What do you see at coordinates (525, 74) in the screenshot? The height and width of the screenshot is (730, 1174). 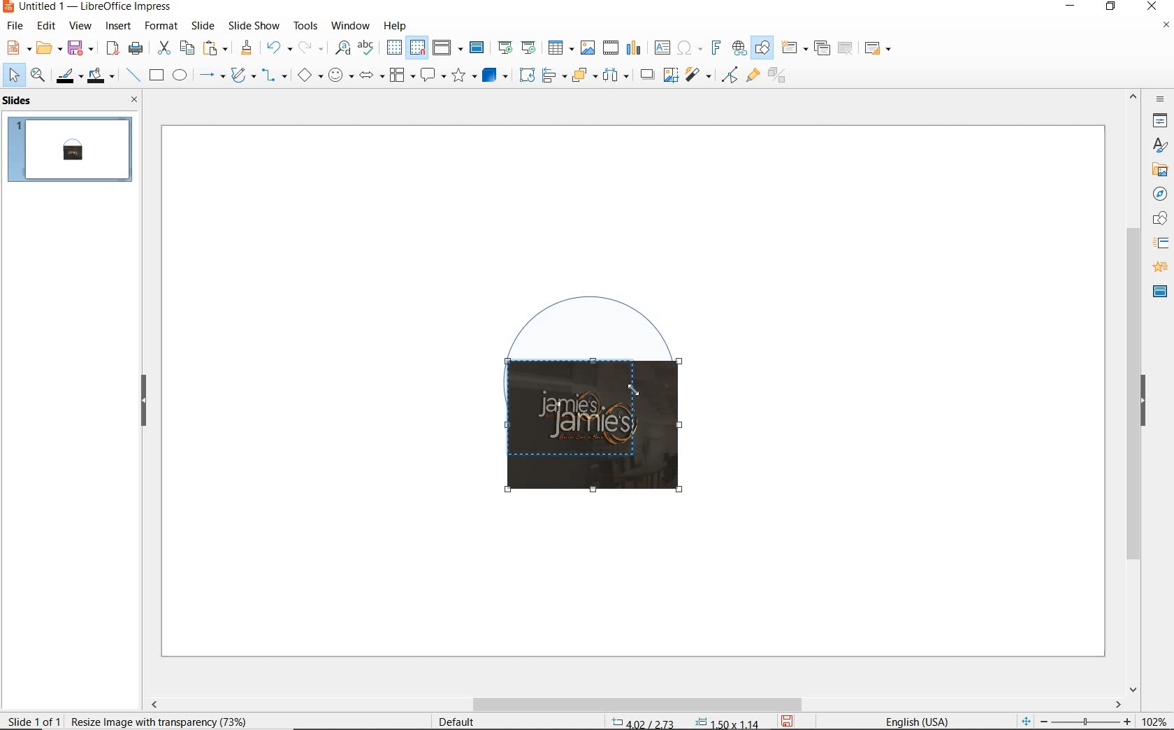 I see `rotate` at bounding box center [525, 74].